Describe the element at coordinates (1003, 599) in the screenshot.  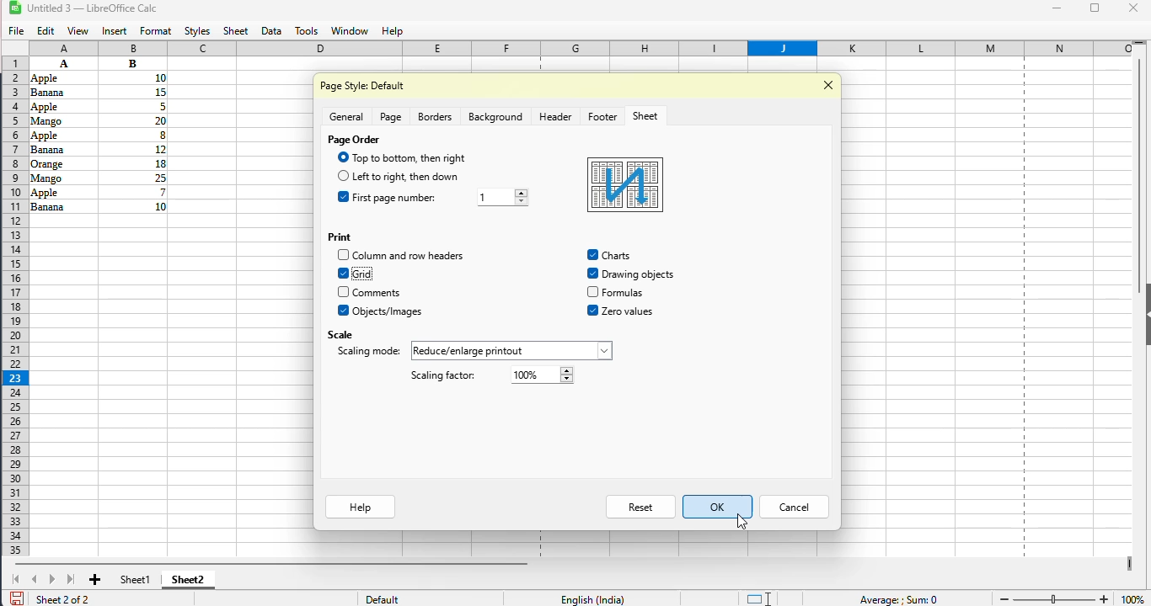
I see `zoom out` at that location.